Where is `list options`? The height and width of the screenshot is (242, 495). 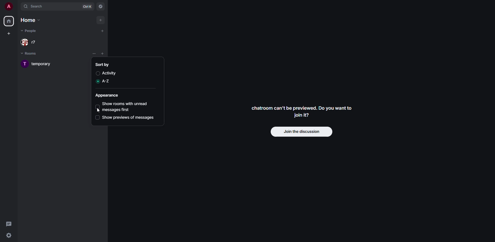 list options is located at coordinates (95, 53).